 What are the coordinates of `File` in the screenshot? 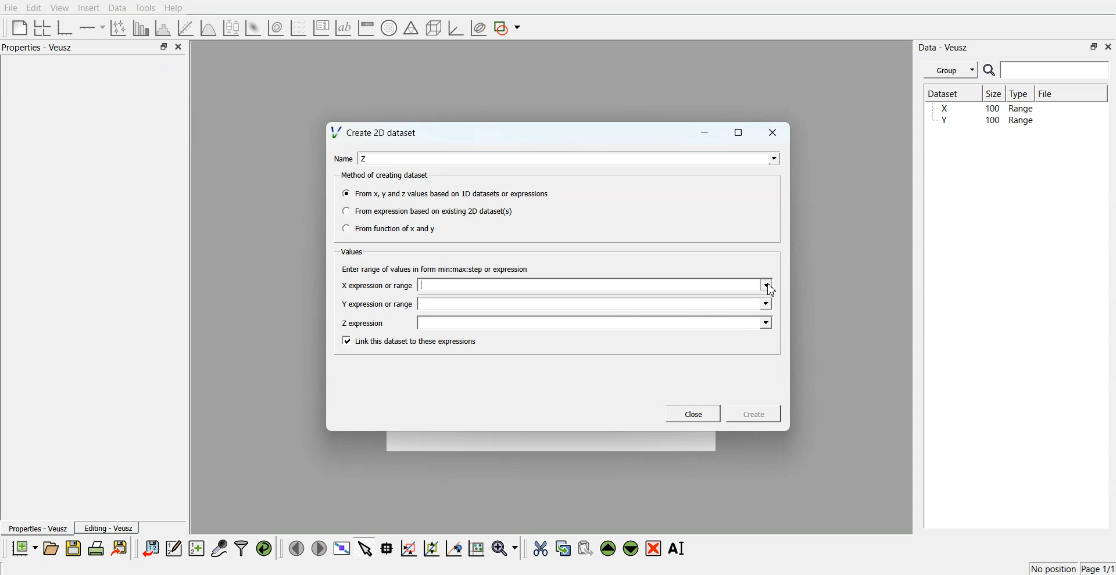 It's located at (1047, 93).